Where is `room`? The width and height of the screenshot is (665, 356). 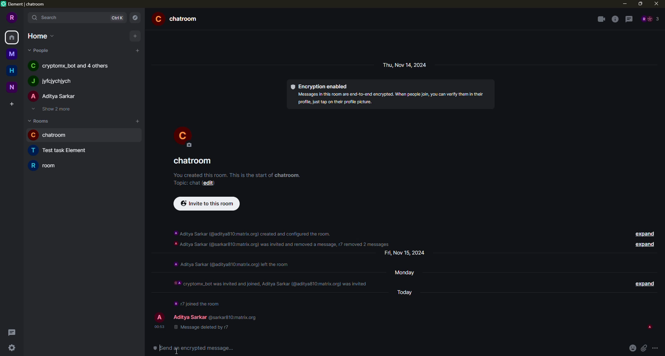 room is located at coordinates (48, 165).